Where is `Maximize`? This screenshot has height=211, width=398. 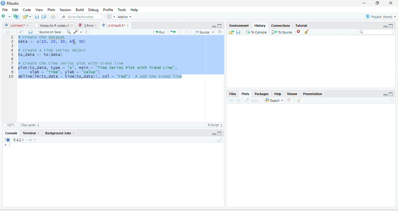 Maximize is located at coordinates (220, 133).